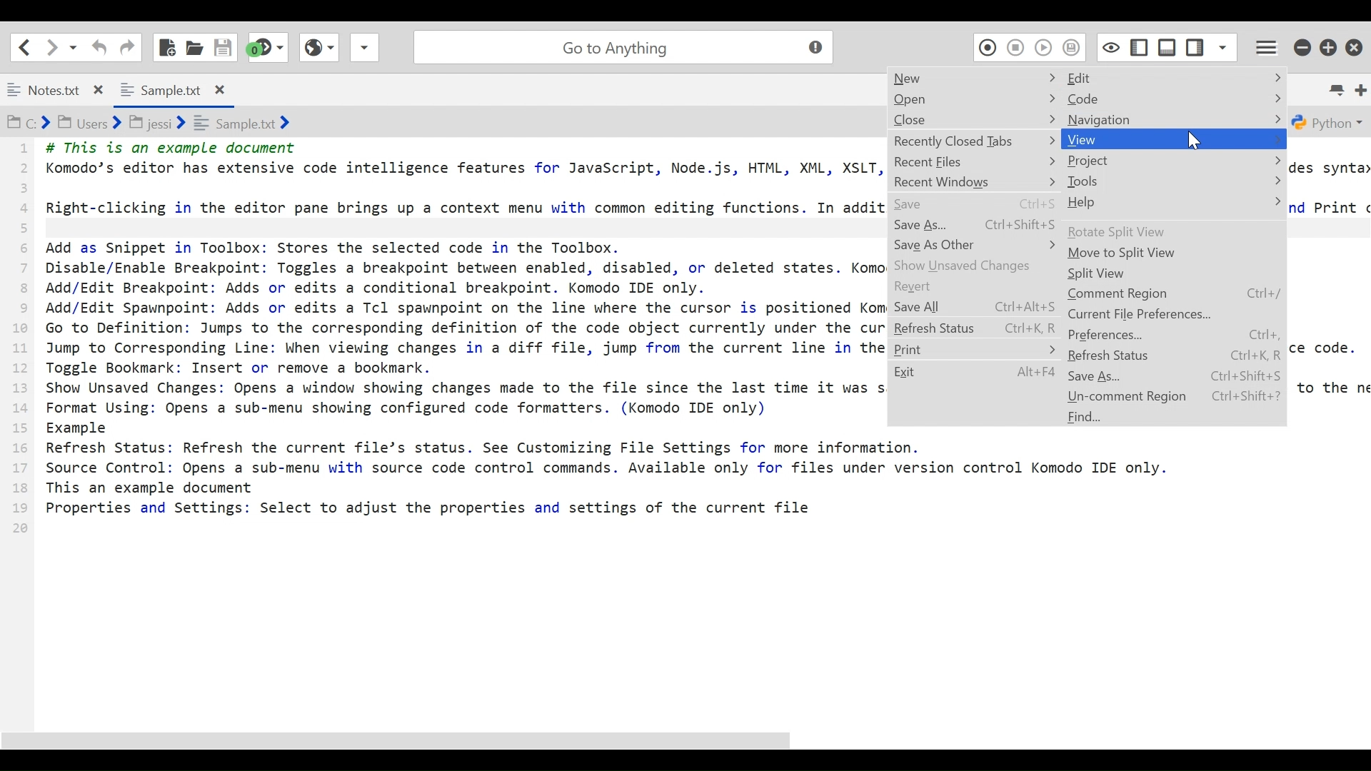 The image size is (1371, 771). Describe the element at coordinates (976, 203) in the screenshot. I see `Save CTRL+S` at that location.